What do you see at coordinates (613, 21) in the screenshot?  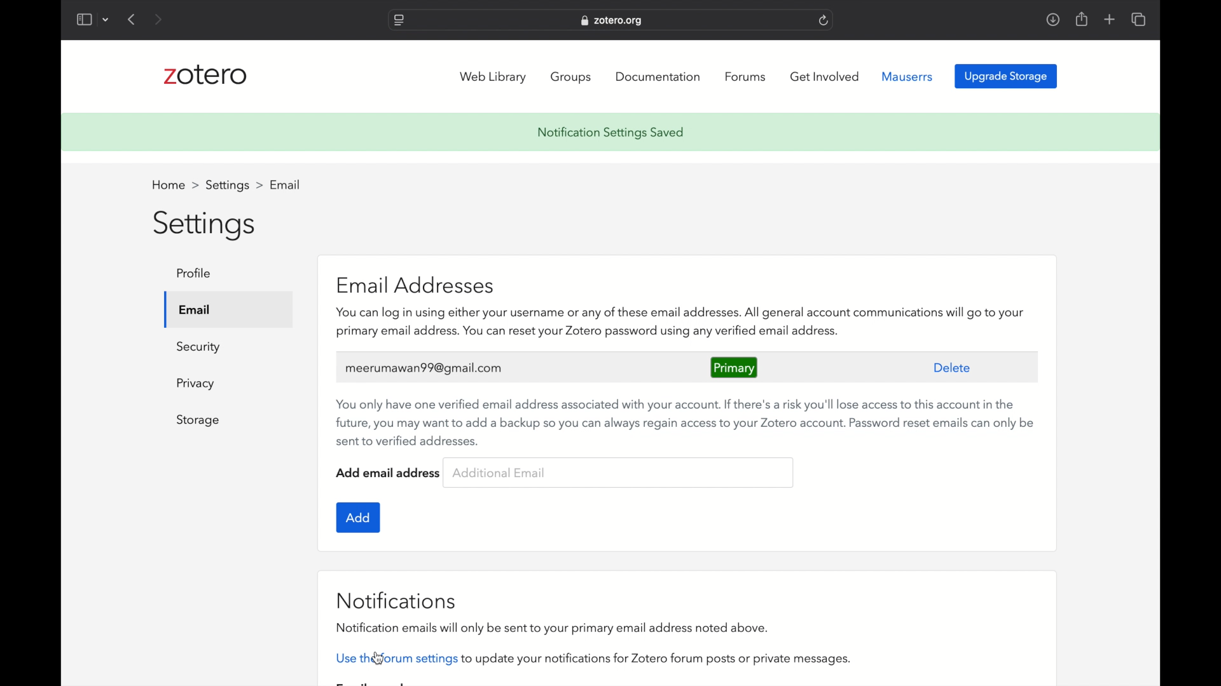 I see `website address` at bounding box center [613, 21].